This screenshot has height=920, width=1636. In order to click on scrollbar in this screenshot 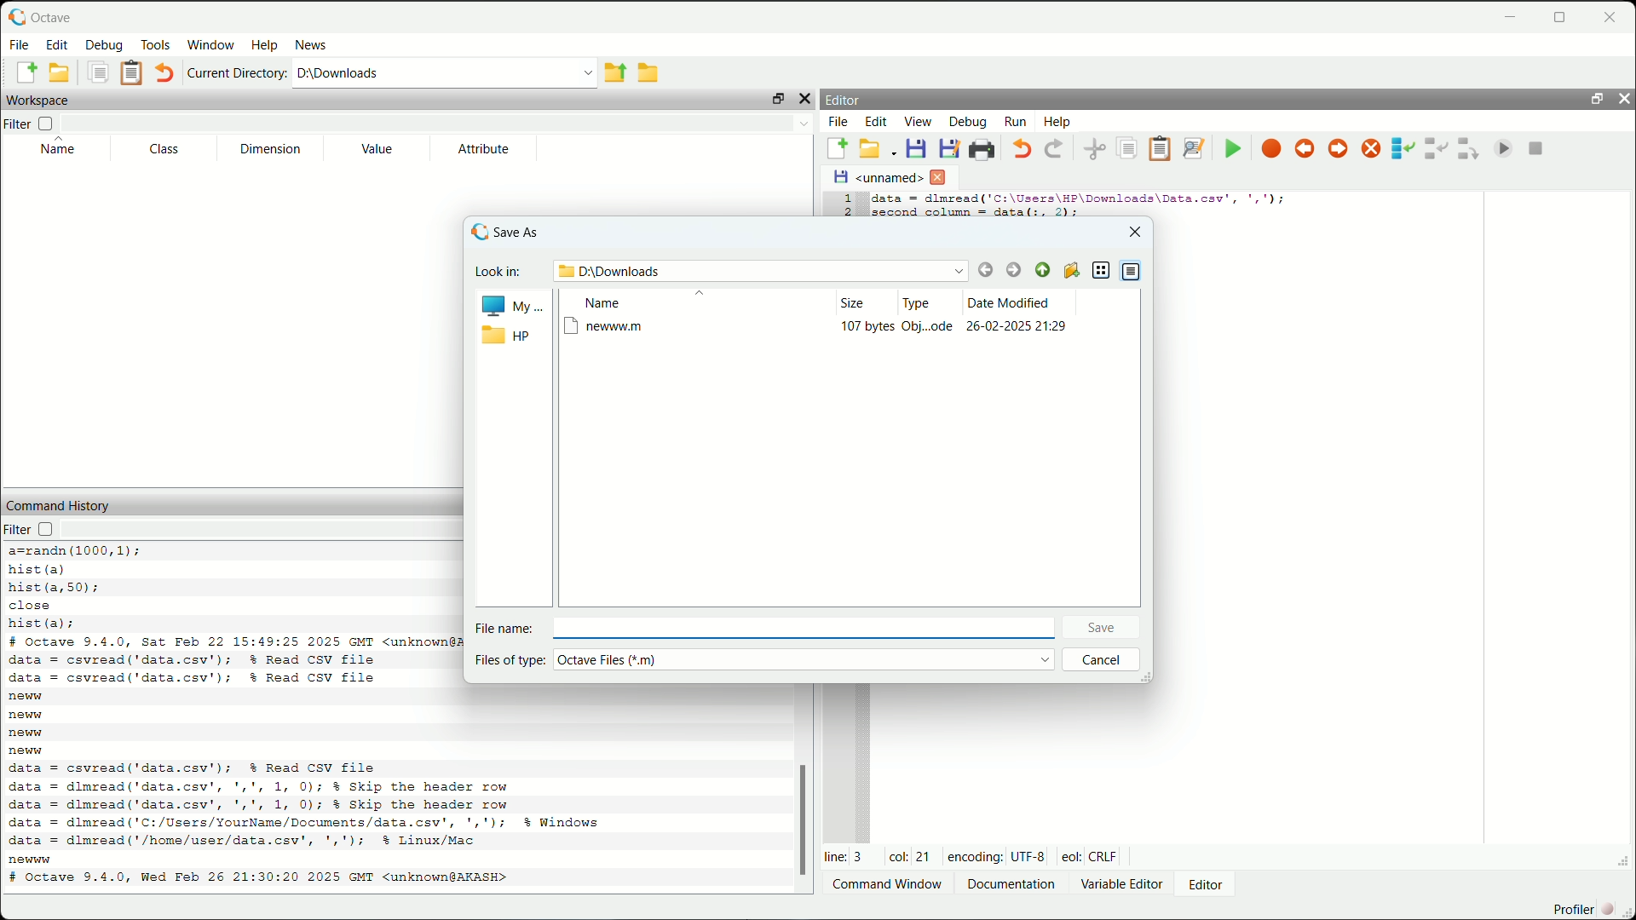, I will do `click(797, 817)`.